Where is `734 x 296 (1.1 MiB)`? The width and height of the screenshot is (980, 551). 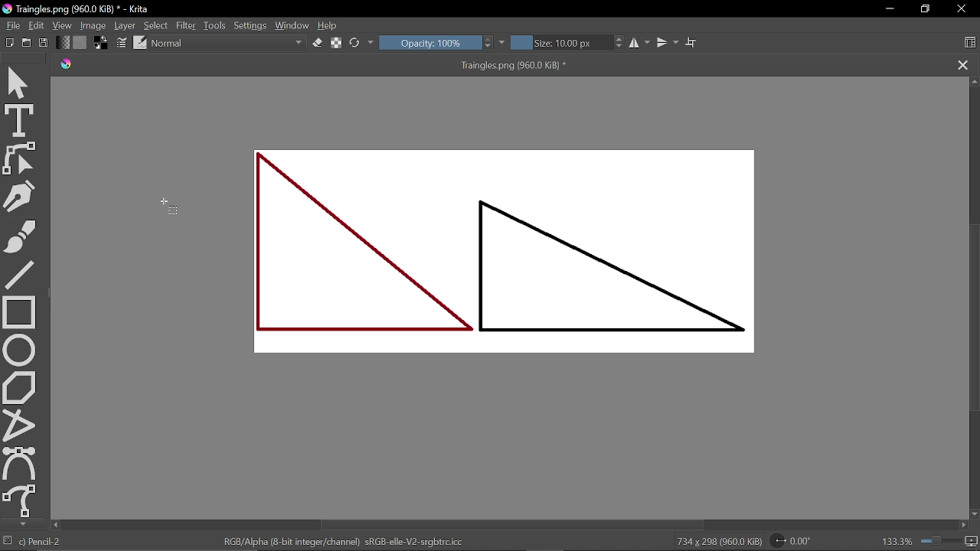
734 x 296 (1.1 MiB) is located at coordinates (720, 541).